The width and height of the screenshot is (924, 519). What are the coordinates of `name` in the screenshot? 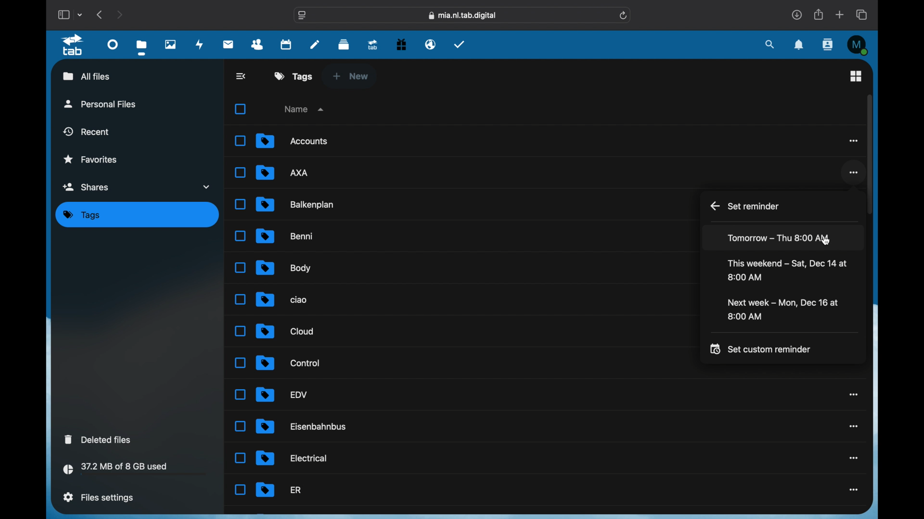 It's located at (306, 109).